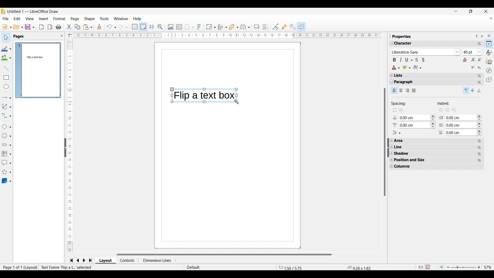  What do you see at coordinates (7, 154) in the screenshot?
I see `Flowchart options` at bounding box center [7, 154].